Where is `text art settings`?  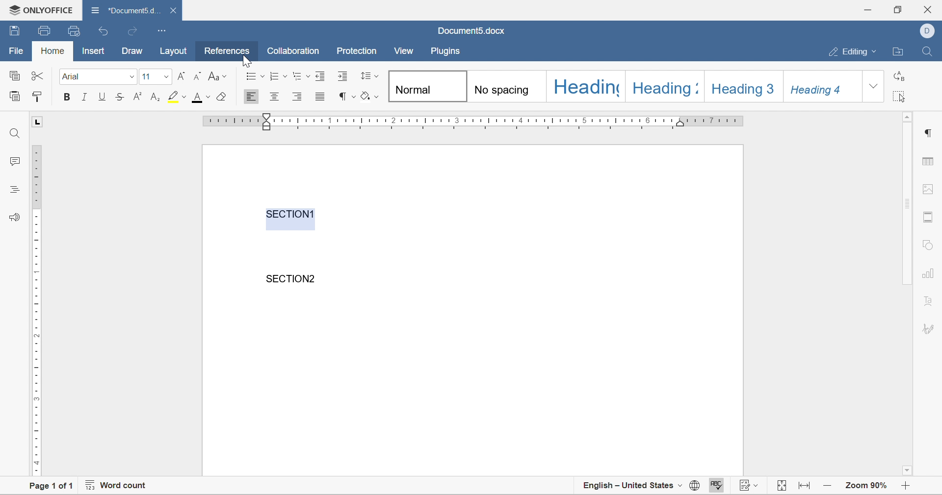
text art settings is located at coordinates (929, 300).